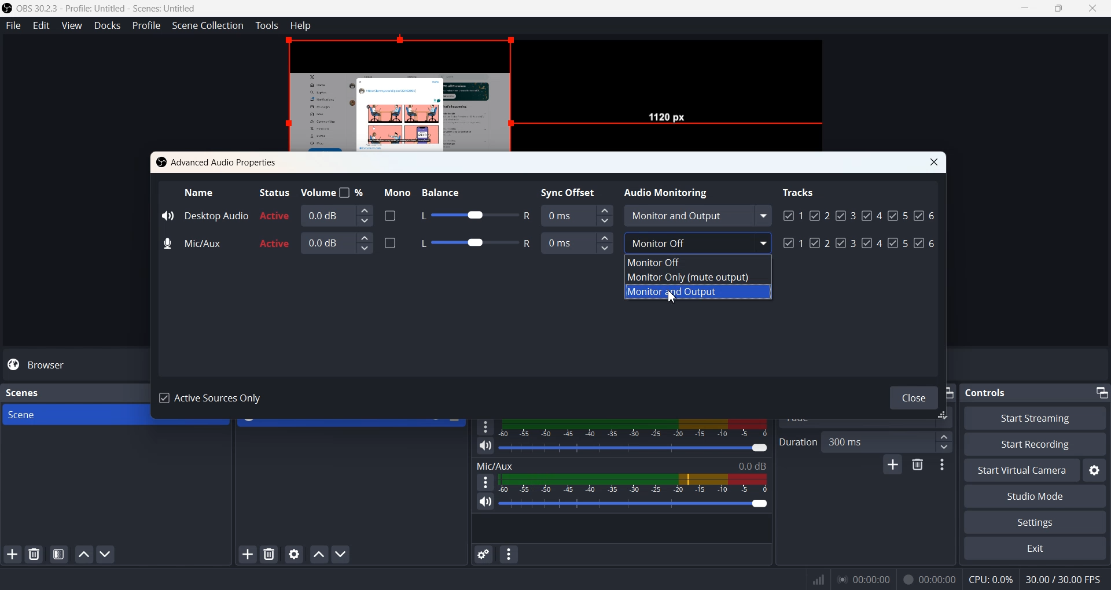  I want to click on Sync Offset , so click(576, 215).